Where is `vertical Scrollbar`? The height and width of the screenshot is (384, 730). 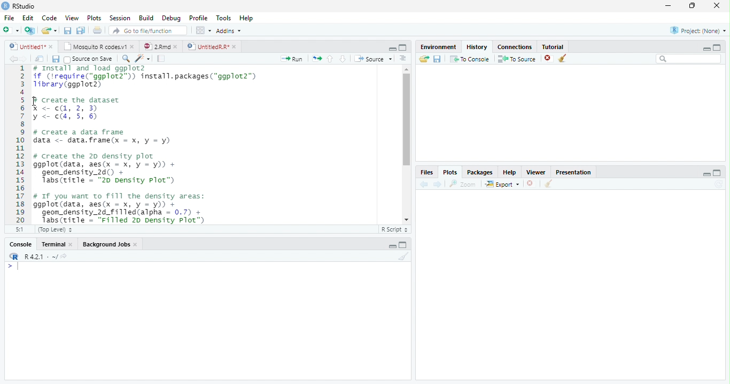 vertical Scrollbar is located at coordinates (405, 120).